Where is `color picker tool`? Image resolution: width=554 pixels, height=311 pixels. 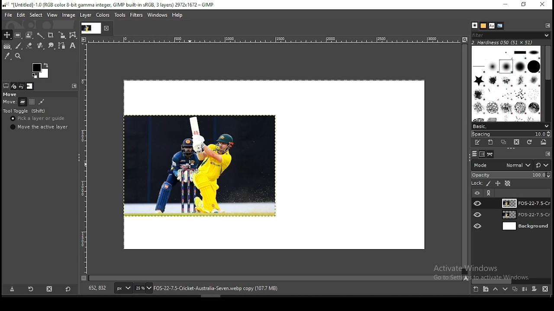 color picker tool is located at coordinates (7, 56).